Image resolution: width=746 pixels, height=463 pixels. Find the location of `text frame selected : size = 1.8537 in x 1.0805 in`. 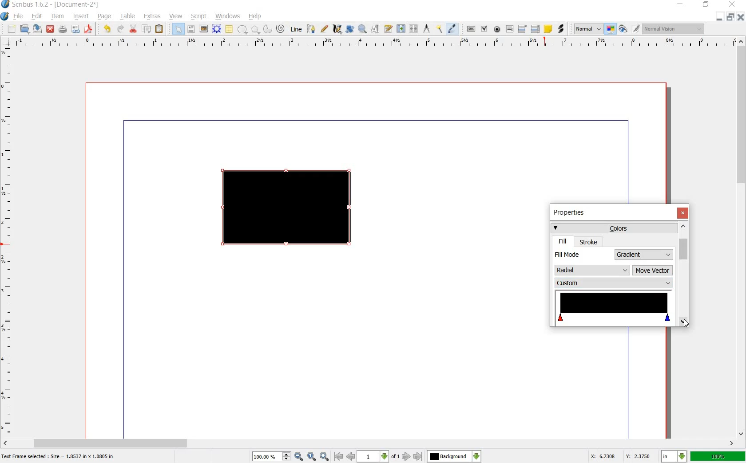

text frame selected : size = 1.8537 in x 1.0805 in is located at coordinates (60, 457).